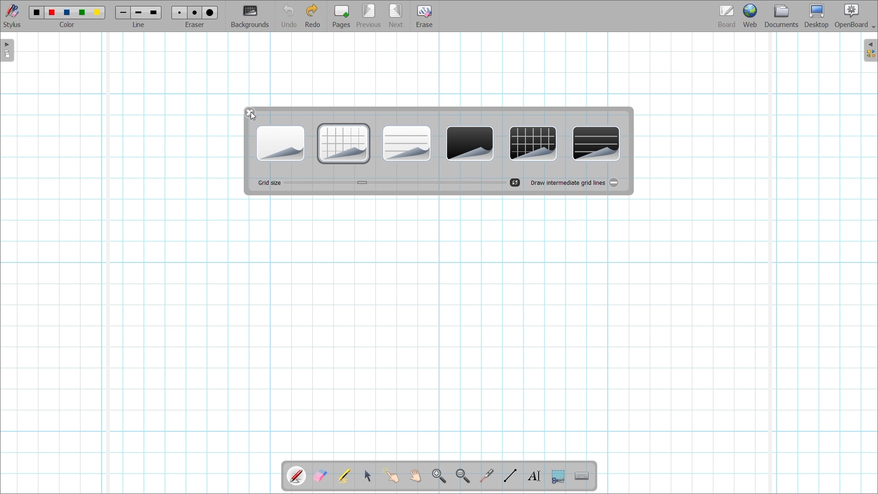 The image size is (878, 494). Describe the element at coordinates (750, 16) in the screenshot. I see `Open web` at that location.